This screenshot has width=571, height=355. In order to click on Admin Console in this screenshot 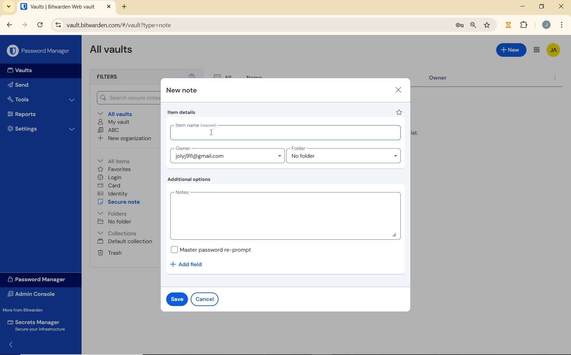, I will do `click(35, 294)`.